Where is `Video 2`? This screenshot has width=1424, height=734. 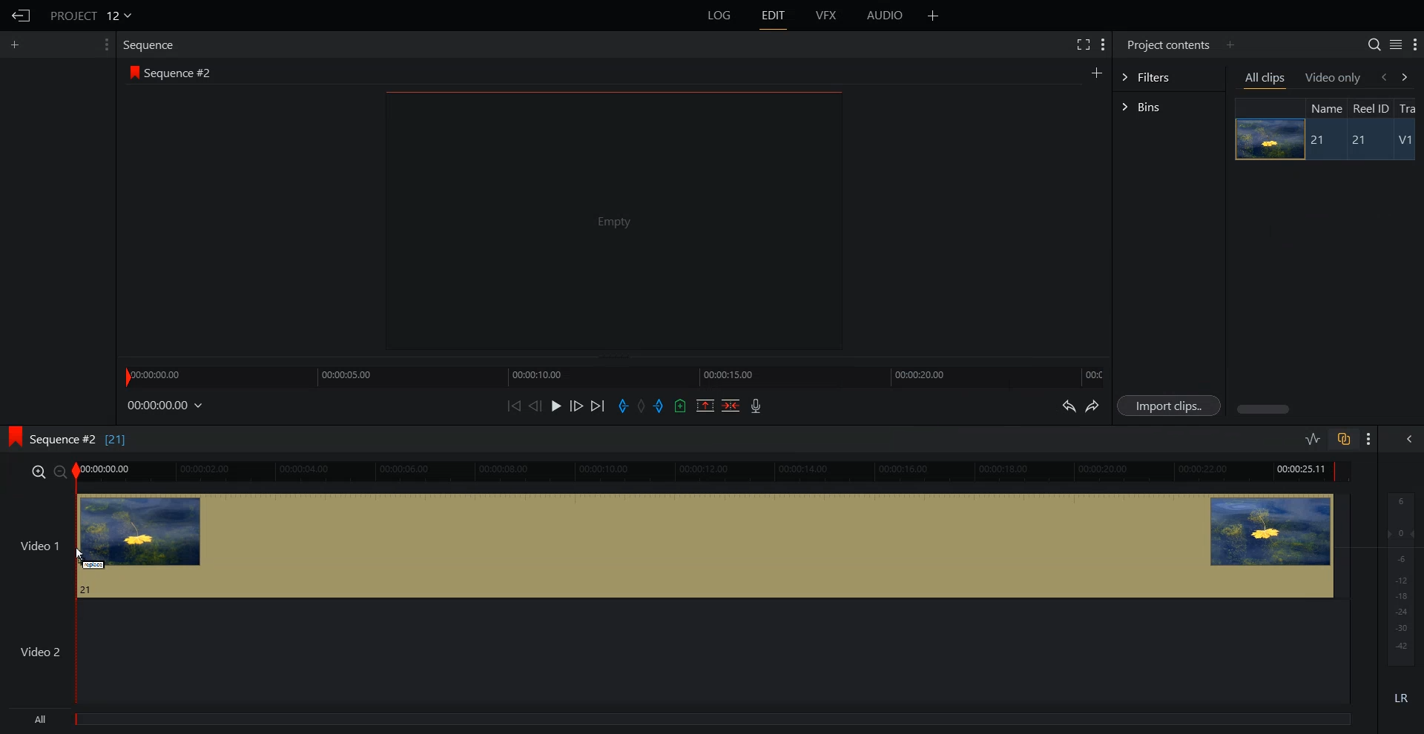
Video 2 is located at coordinates (675, 652).